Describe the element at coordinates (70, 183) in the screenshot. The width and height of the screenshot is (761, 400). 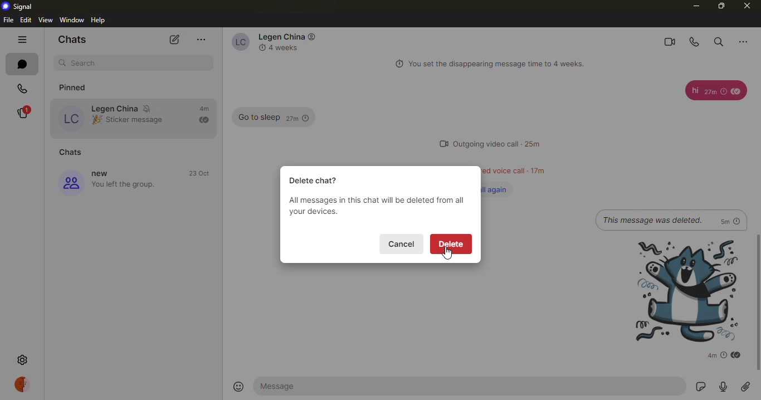
I see `profile` at that location.